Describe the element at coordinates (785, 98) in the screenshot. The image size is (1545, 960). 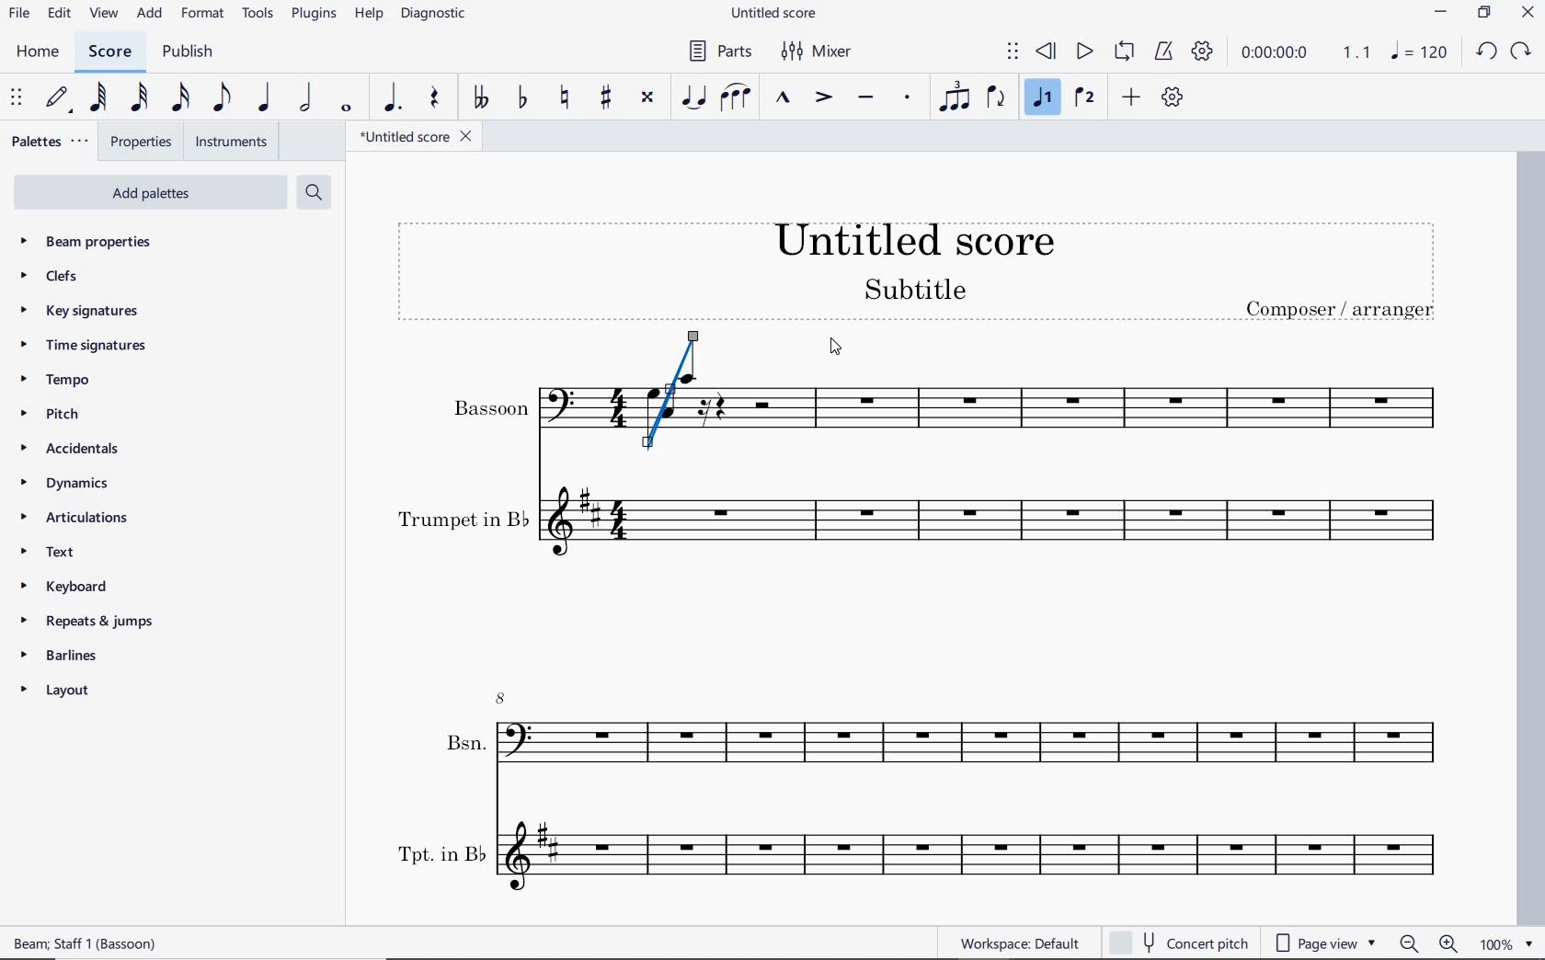
I see `marcato` at that location.